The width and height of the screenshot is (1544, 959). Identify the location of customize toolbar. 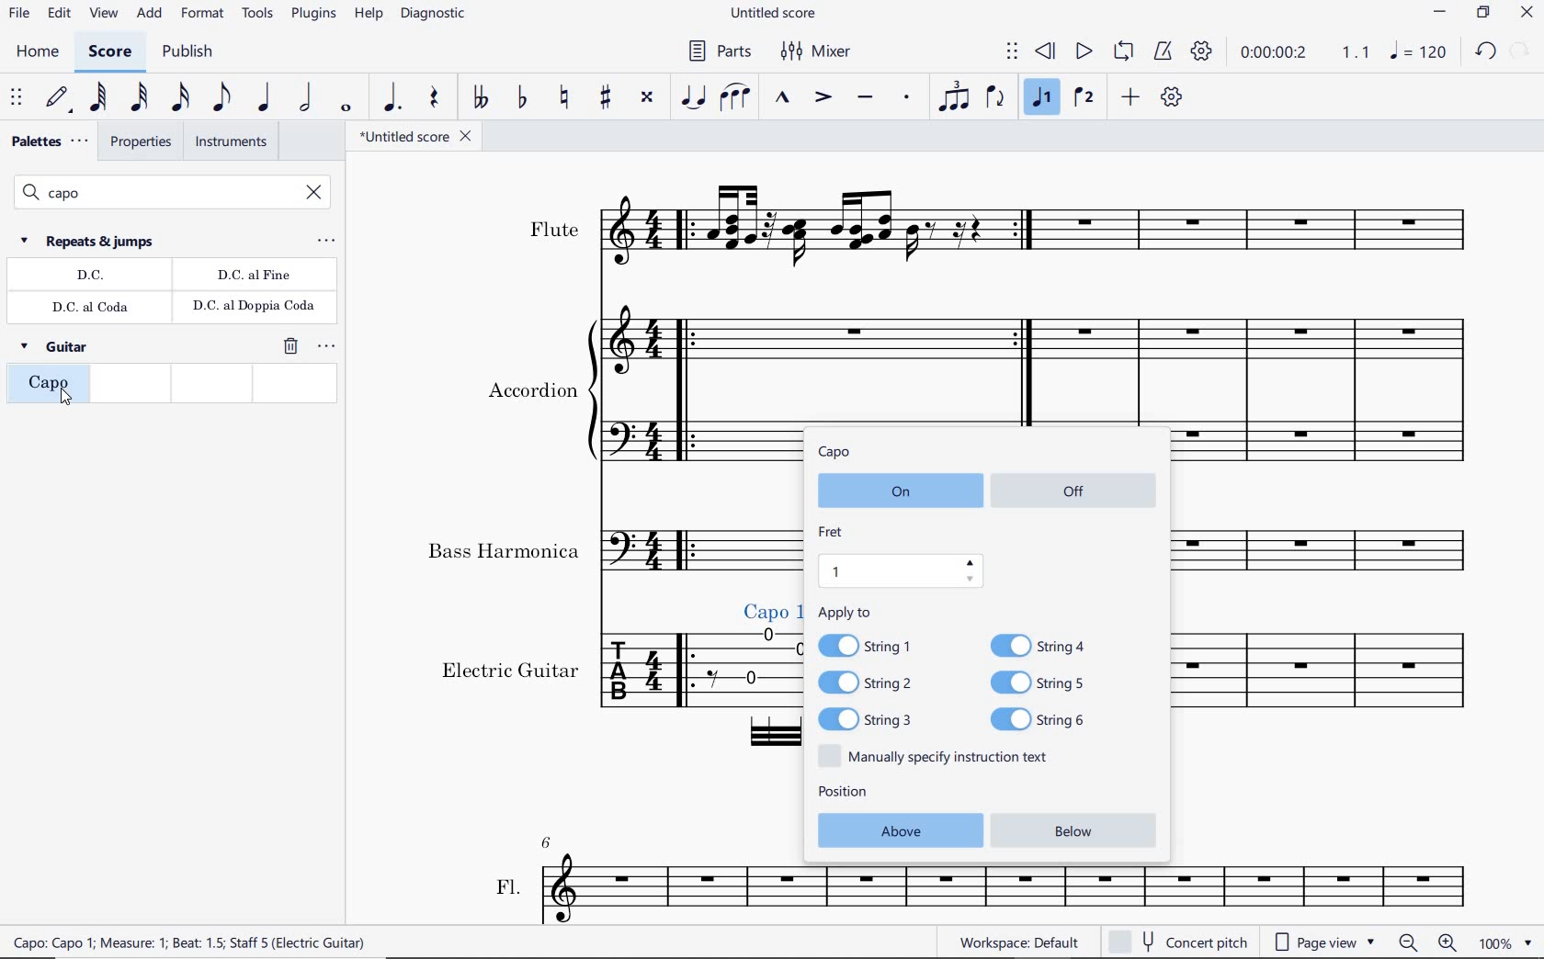
(1174, 98).